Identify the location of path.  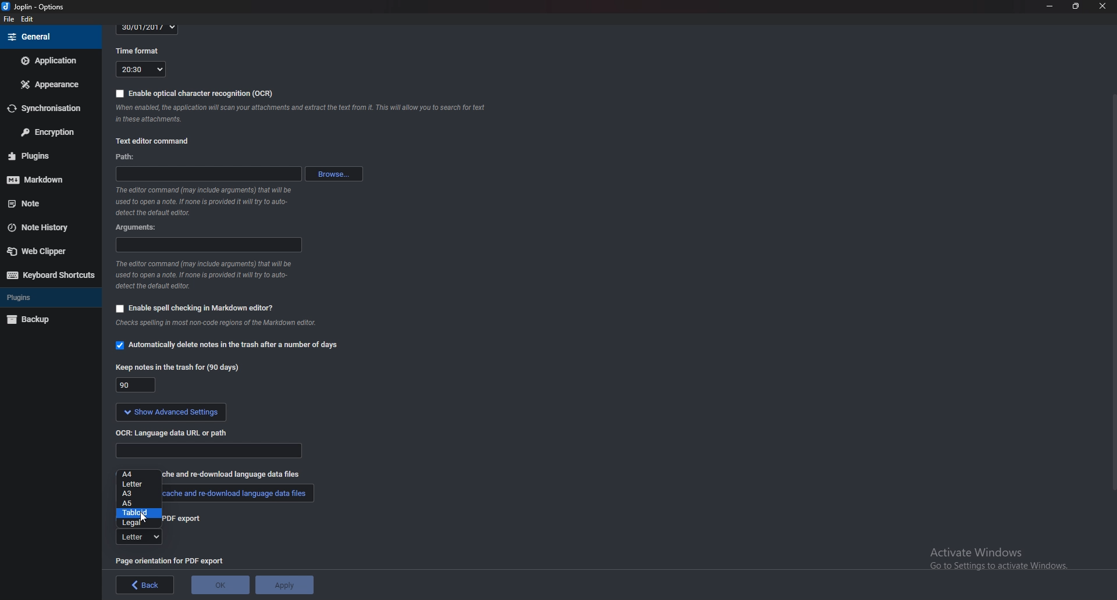
(137, 158).